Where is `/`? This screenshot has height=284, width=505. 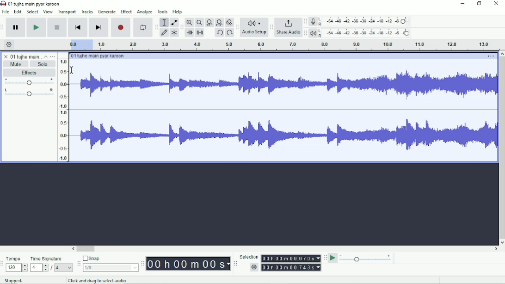 / is located at coordinates (52, 268).